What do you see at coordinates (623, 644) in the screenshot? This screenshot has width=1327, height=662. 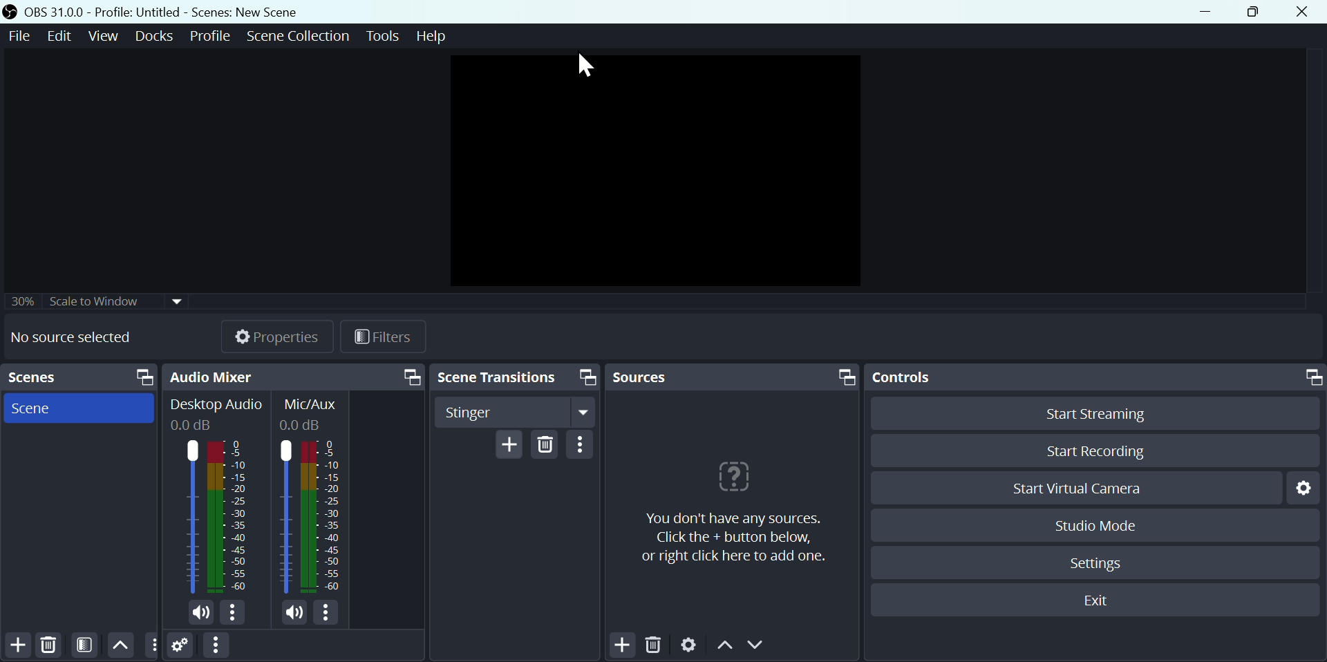 I see `Add` at bounding box center [623, 644].